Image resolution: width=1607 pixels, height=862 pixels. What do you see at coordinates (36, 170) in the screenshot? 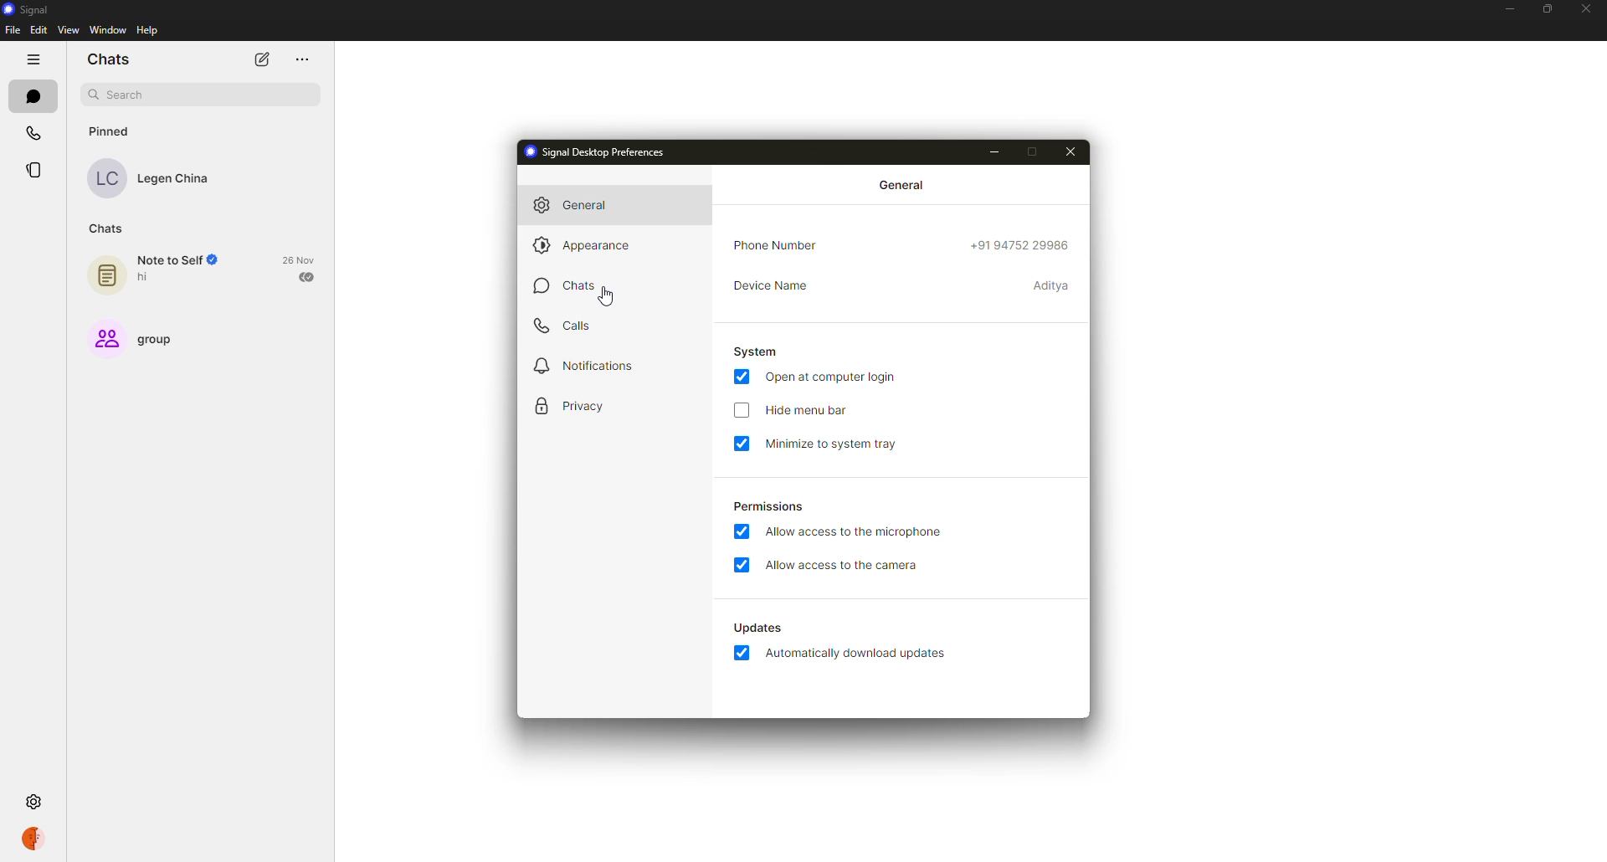
I see `stories` at bounding box center [36, 170].